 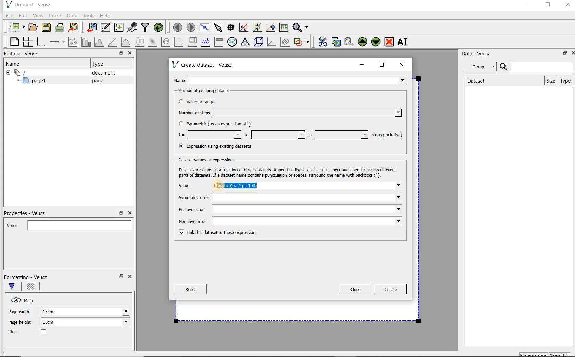 I want to click on view plot full screen, so click(x=204, y=27).